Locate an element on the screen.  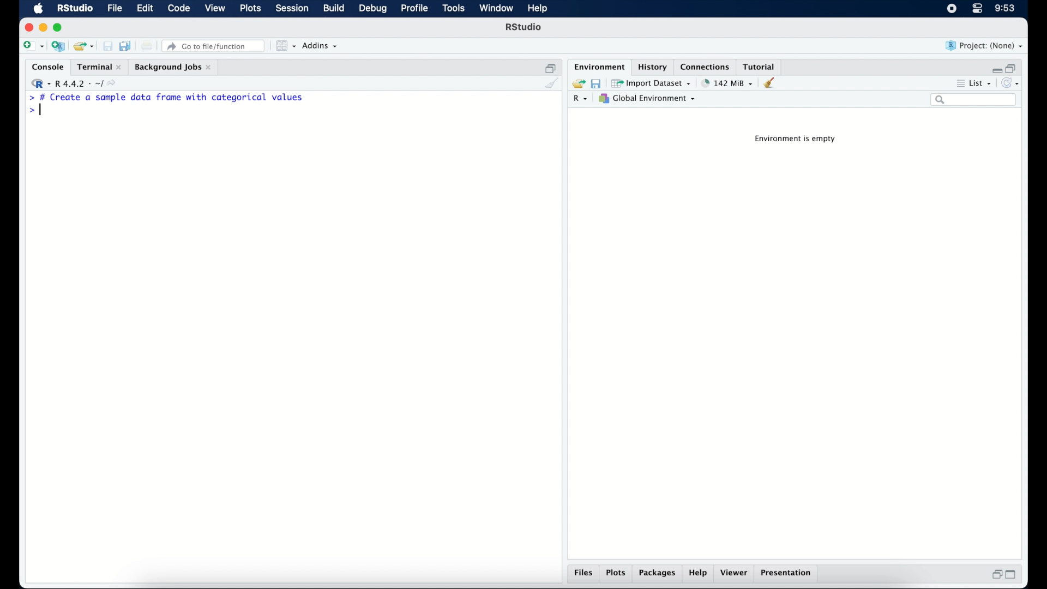
restore down is located at coordinates (550, 66).